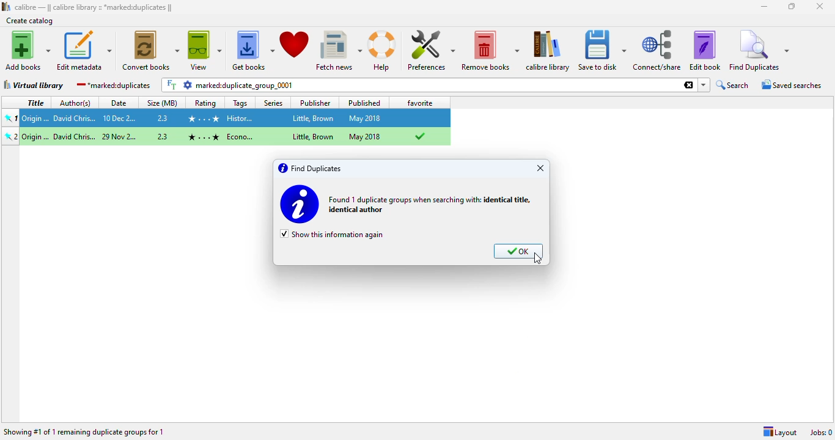 This screenshot has height=440, width=835. What do you see at coordinates (113, 85) in the screenshot?
I see `marked:duplicates` at bounding box center [113, 85].